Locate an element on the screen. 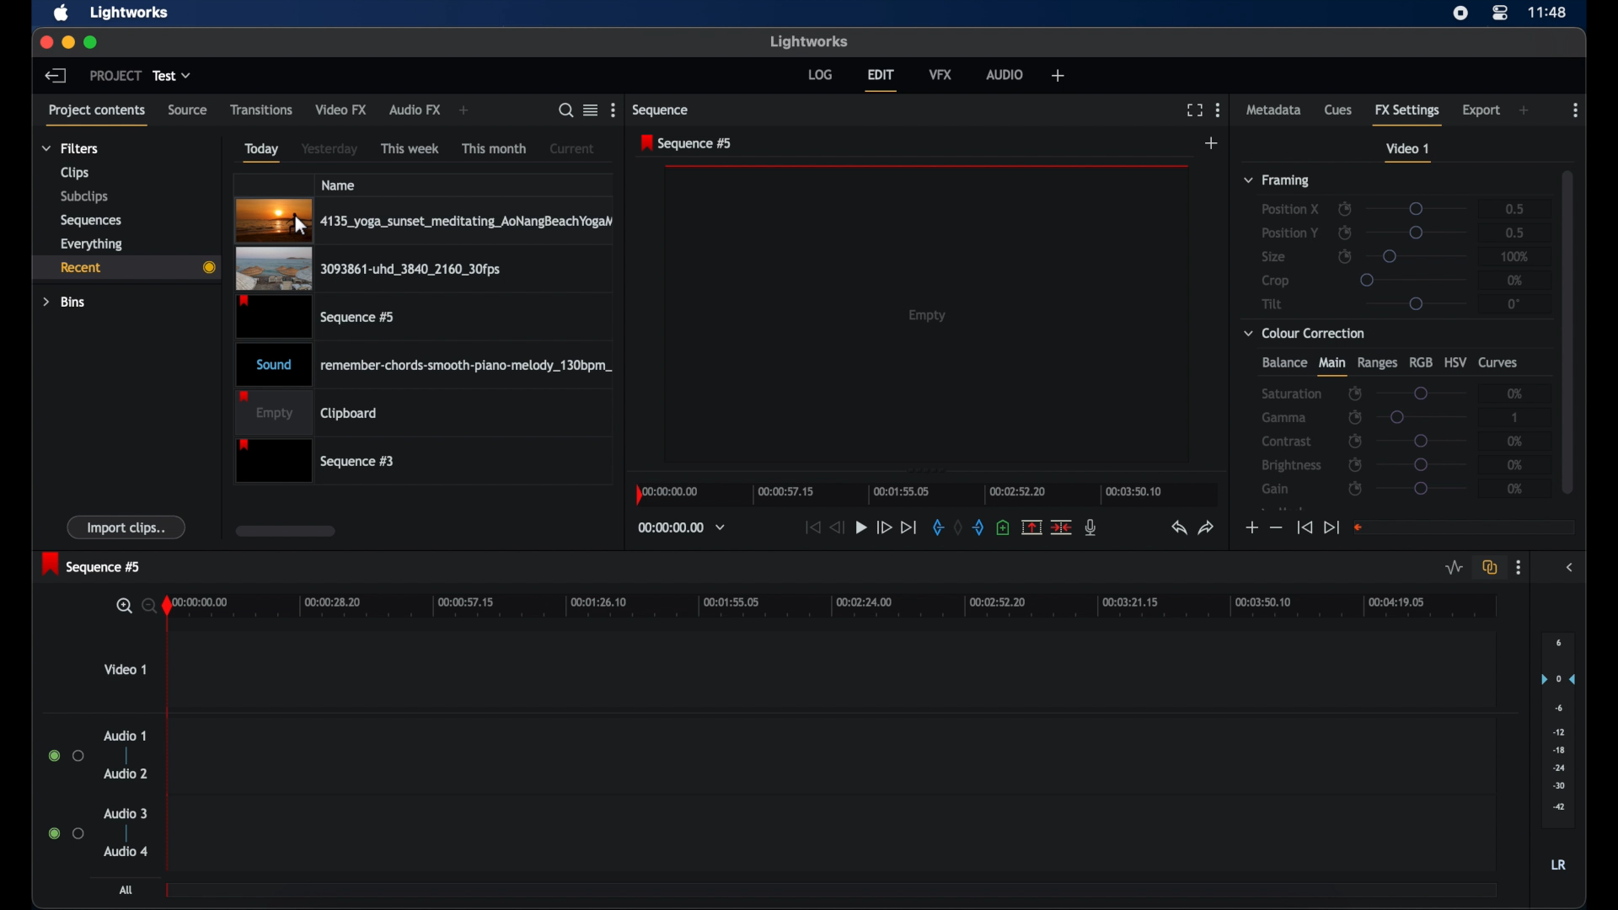 The height and width of the screenshot is (910, 1618). video clip is located at coordinates (367, 270).